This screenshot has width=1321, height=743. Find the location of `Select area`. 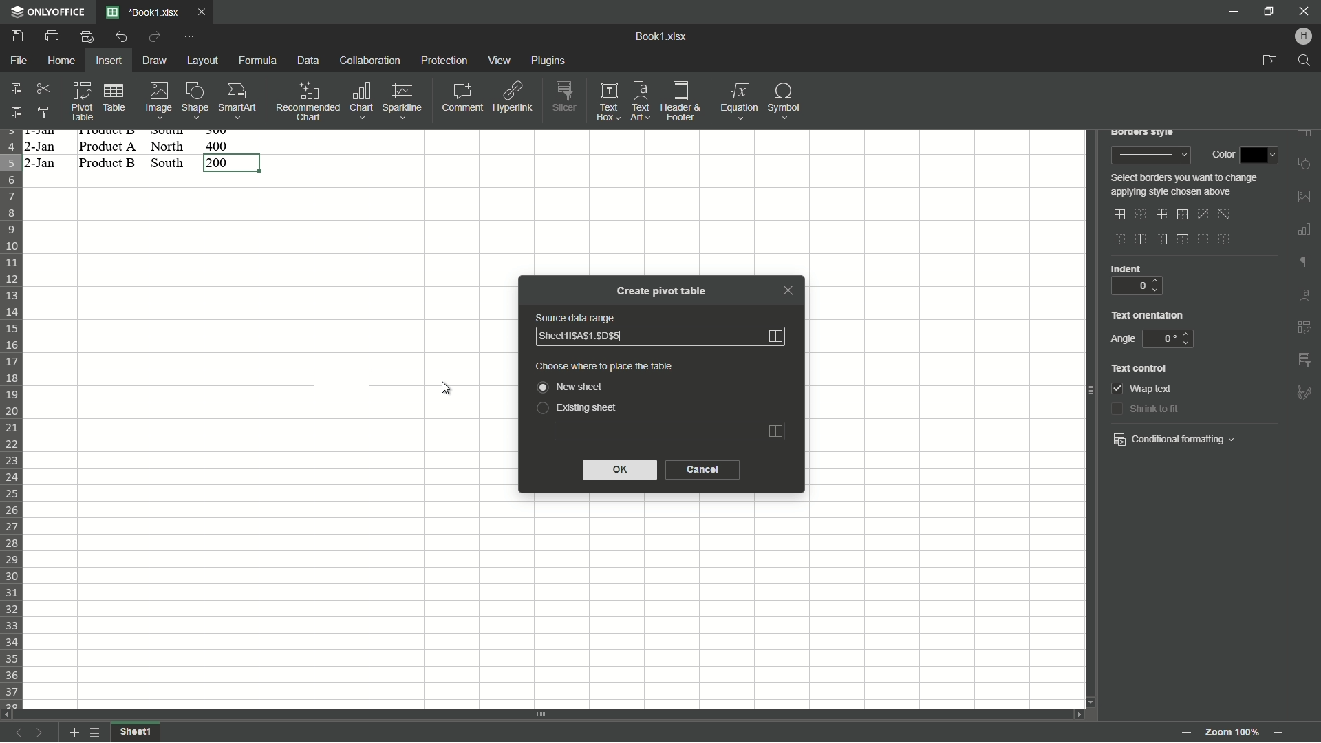

Select area is located at coordinates (774, 429).